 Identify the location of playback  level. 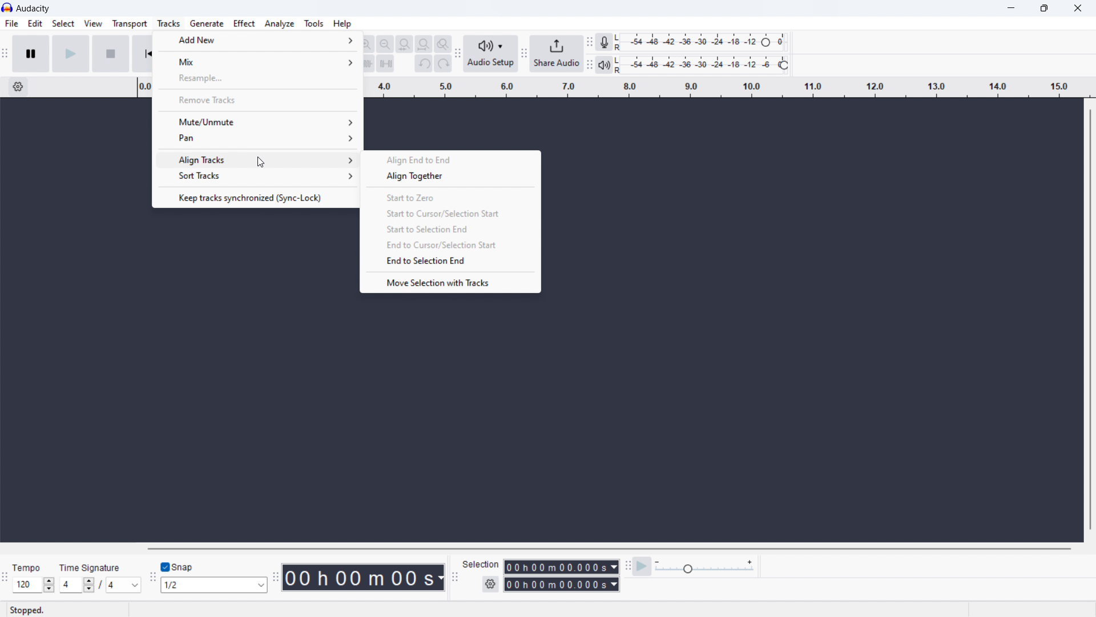
(703, 65).